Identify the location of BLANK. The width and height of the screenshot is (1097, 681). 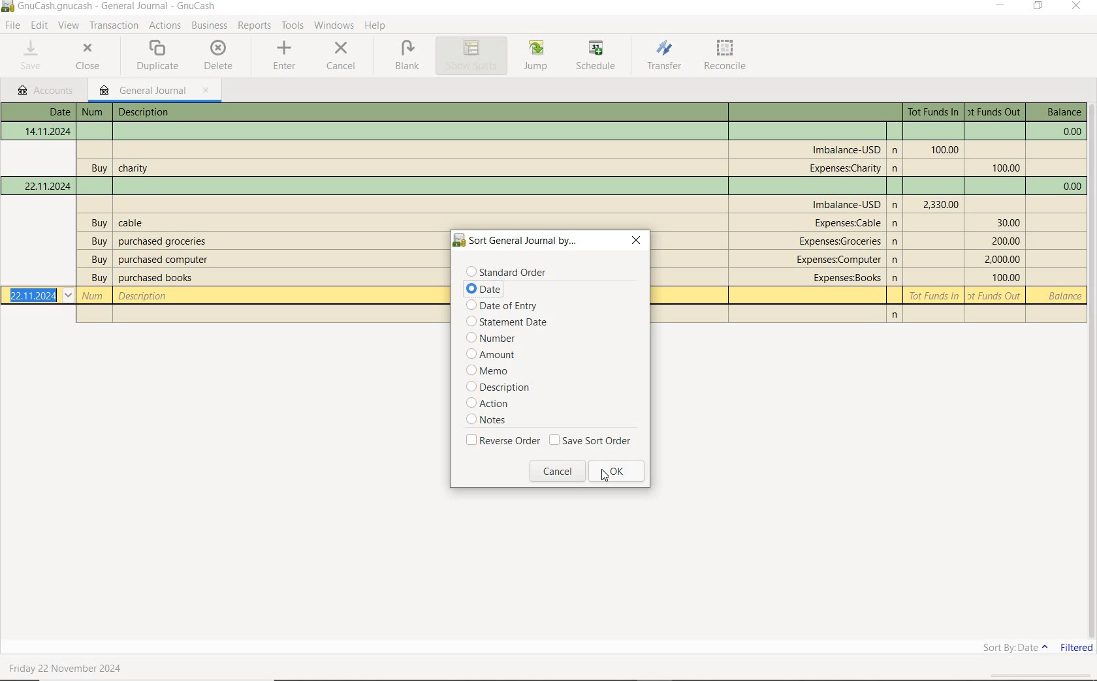
(407, 57).